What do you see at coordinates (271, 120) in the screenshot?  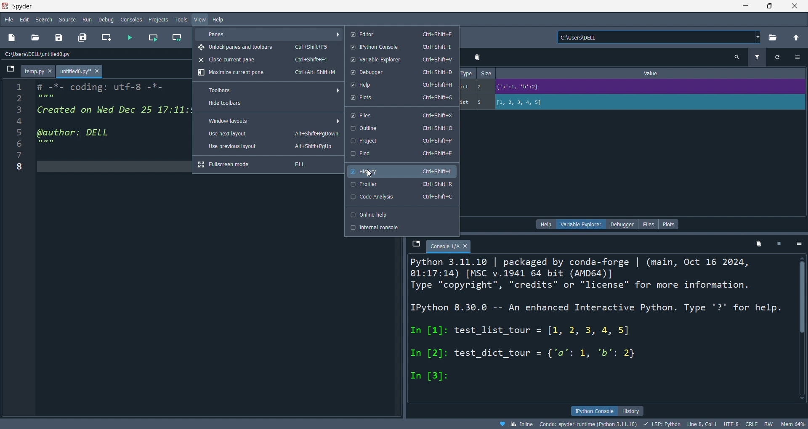 I see `windows layout` at bounding box center [271, 120].